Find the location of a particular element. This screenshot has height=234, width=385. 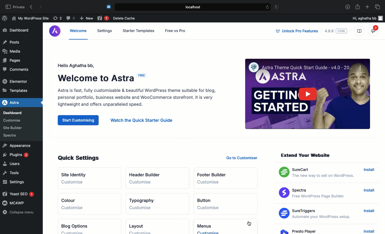

Header builder is located at coordinates (145, 175).